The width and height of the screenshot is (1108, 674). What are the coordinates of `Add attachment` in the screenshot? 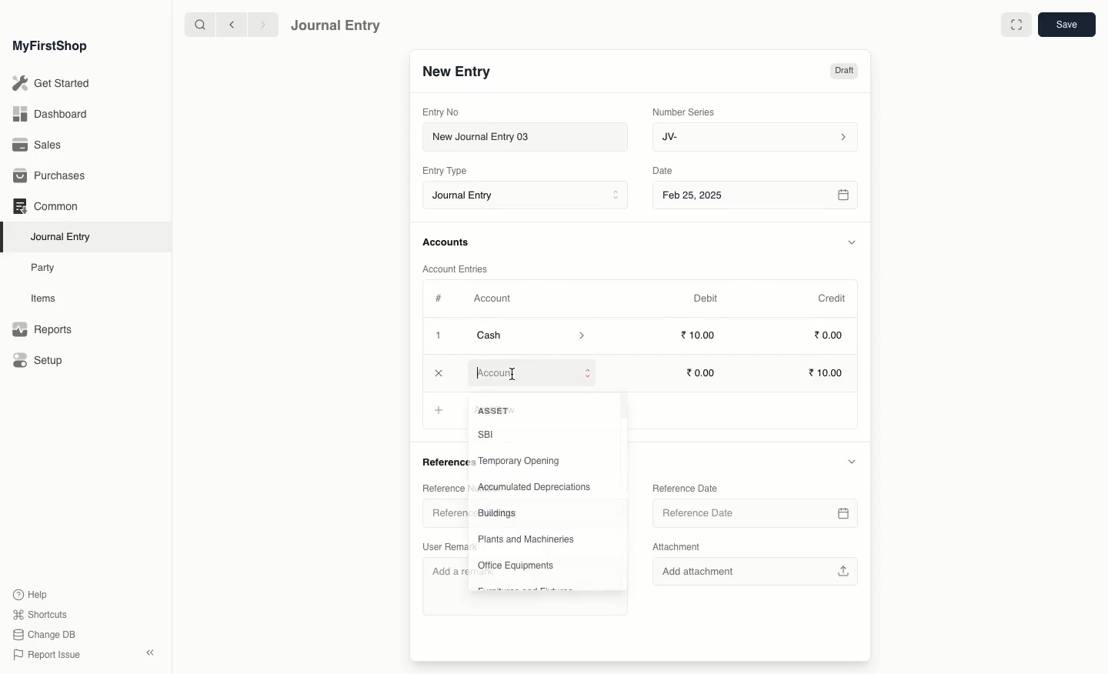 It's located at (753, 569).